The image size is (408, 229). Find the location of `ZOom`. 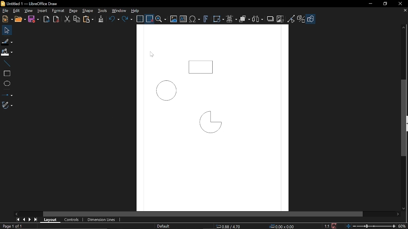

ZOom is located at coordinates (161, 19).